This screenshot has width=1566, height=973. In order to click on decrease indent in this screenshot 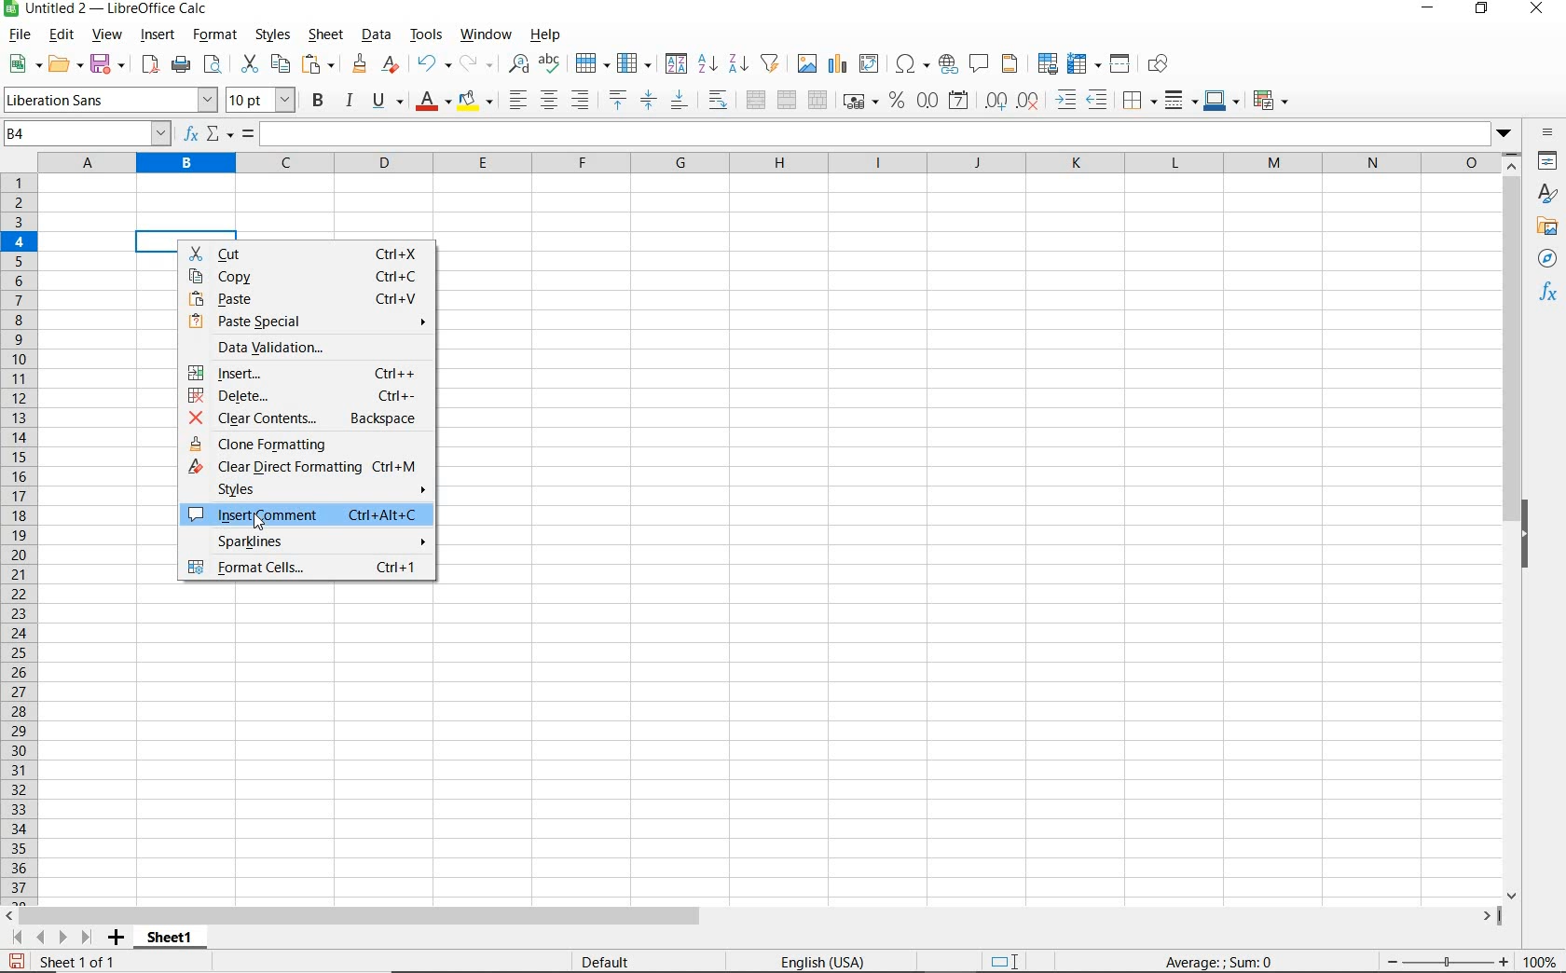, I will do `click(1100, 99)`.